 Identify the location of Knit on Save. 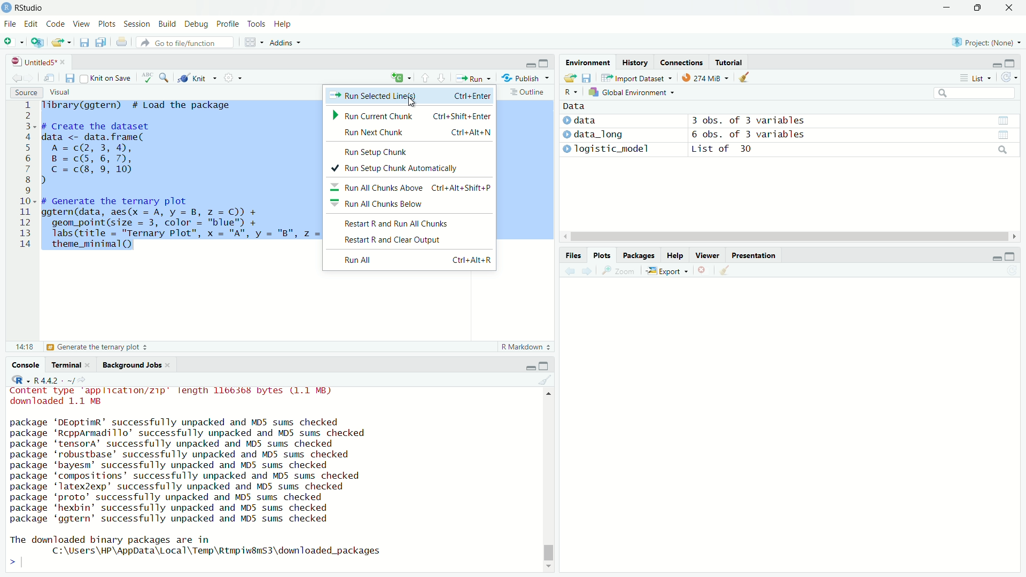
(110, 79).